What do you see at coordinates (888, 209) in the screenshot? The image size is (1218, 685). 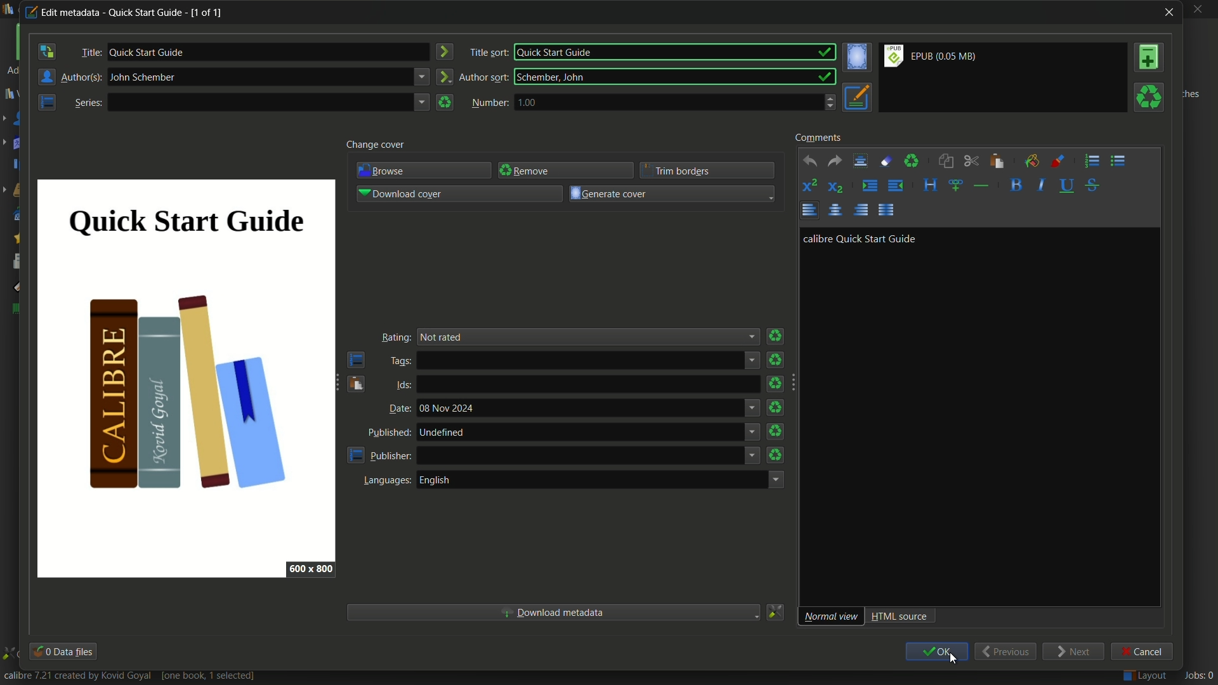 I see `justify` at bounding box center [888, 209].